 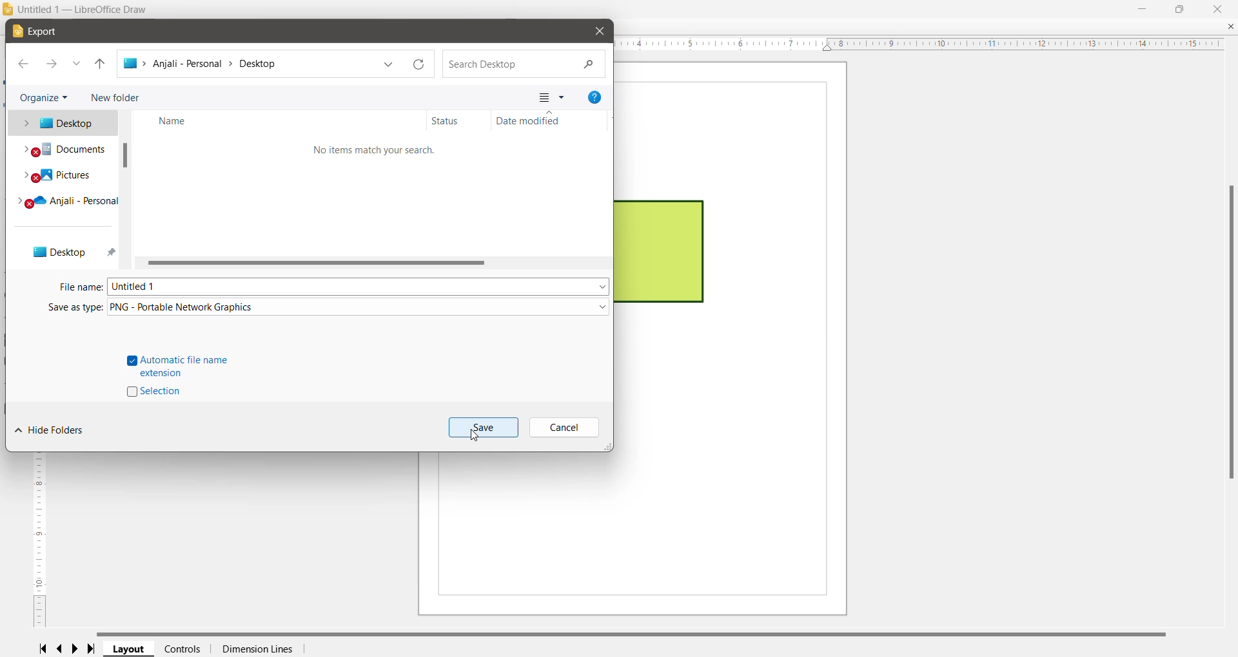 I want to click on Export, so click(x=41, y=32).